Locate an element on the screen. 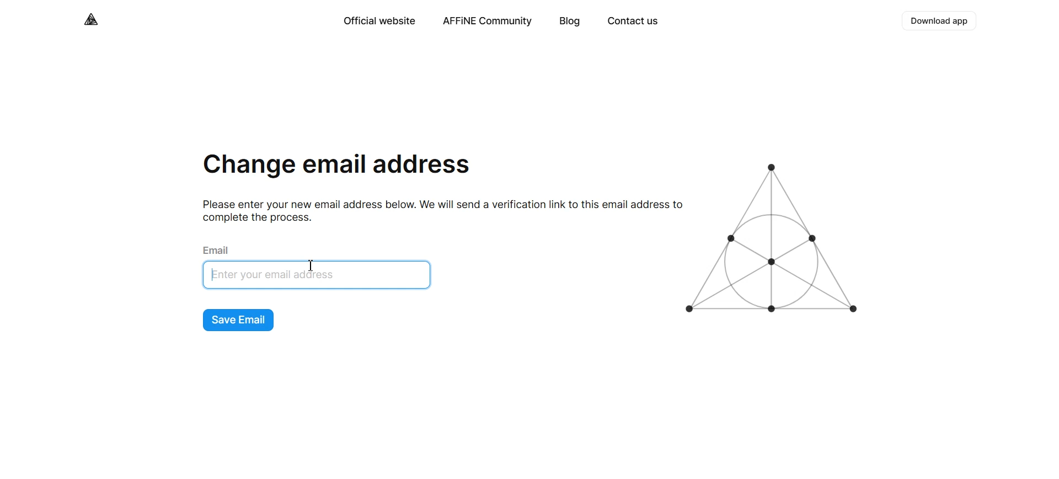  typing cursor is located at coordinates (212, 276).